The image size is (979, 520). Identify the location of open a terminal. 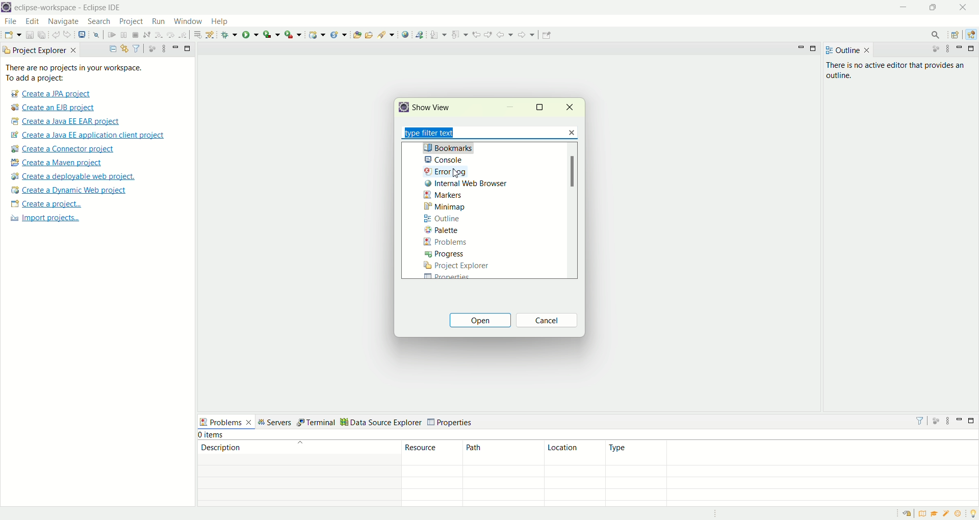
(82, 35).